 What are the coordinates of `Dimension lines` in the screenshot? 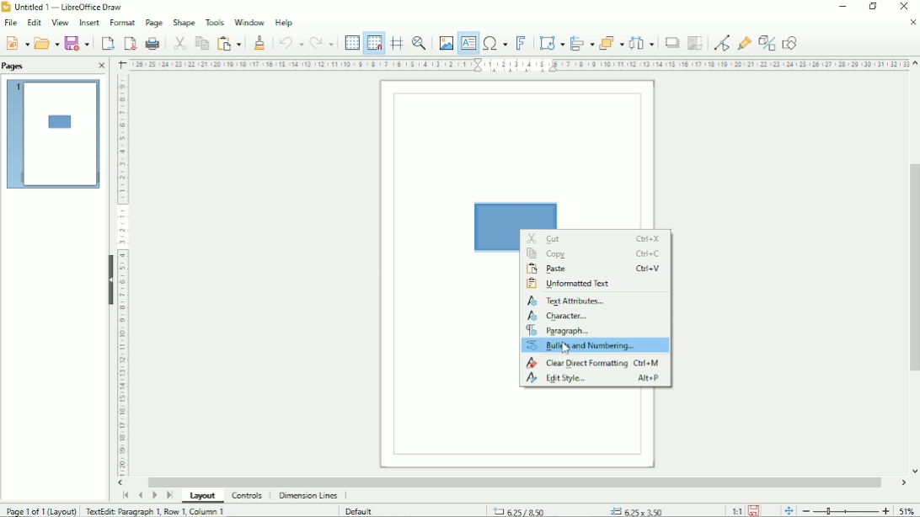 It's located at (308, 495).